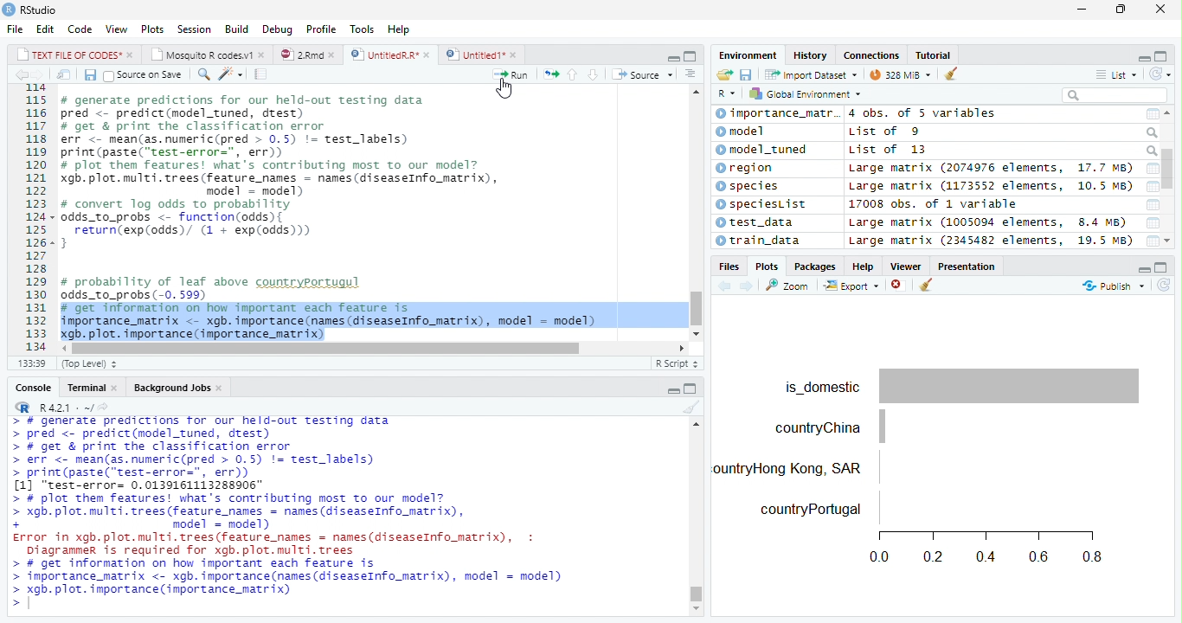 The width and height of the screenshot is (1182, 623). I want to click on Previous, so click(723, 285).